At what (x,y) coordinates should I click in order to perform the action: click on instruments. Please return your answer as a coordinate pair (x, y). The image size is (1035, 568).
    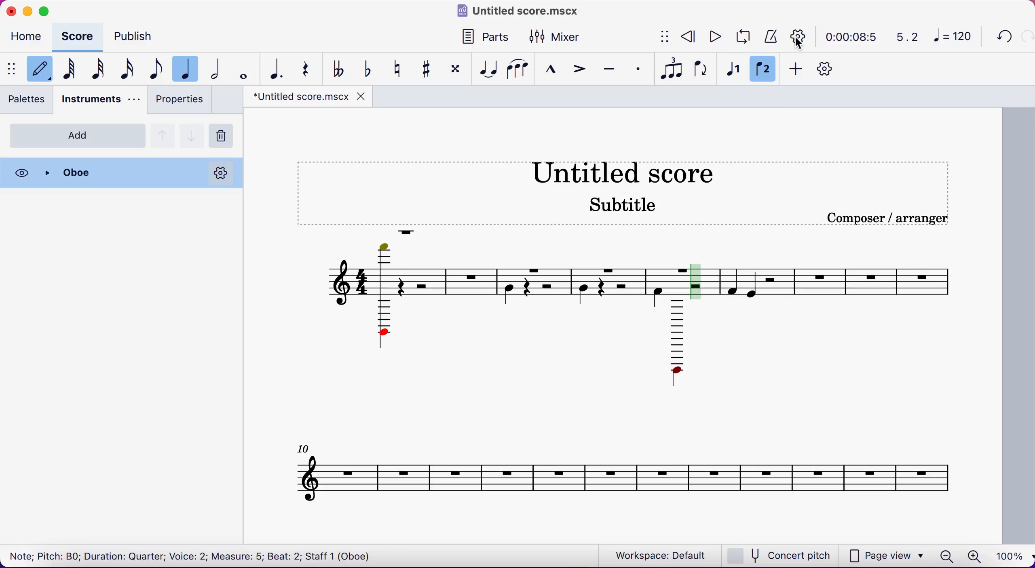
    Looking at the image, I should click on (99, 101).